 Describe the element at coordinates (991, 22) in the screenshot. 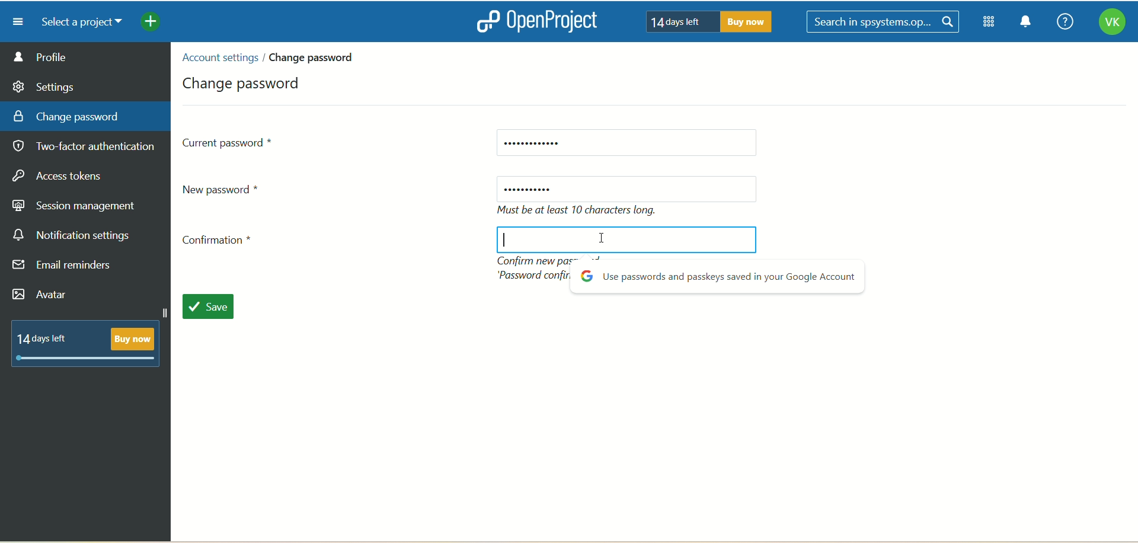

I see `module` at that location.